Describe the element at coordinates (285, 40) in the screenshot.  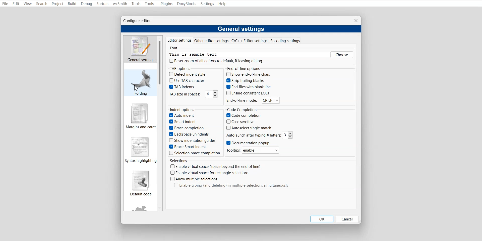
I see `Encoding settings` at that location.